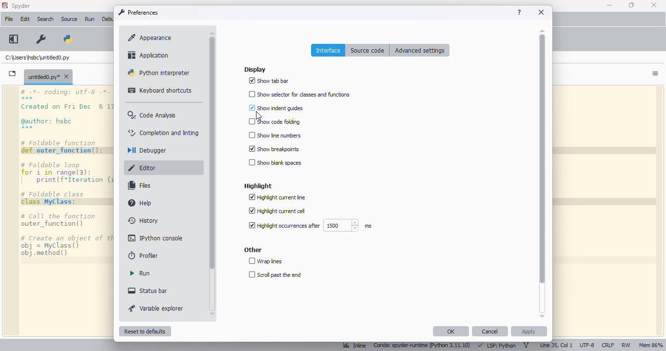 The width and height of the screenshot is (666, 351). I want to click on appearance, so click(151, 38).